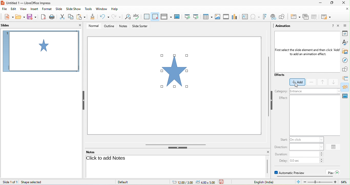 The height and width of the screenshot is (185, 350). I want to click on help, so click(333, 25).